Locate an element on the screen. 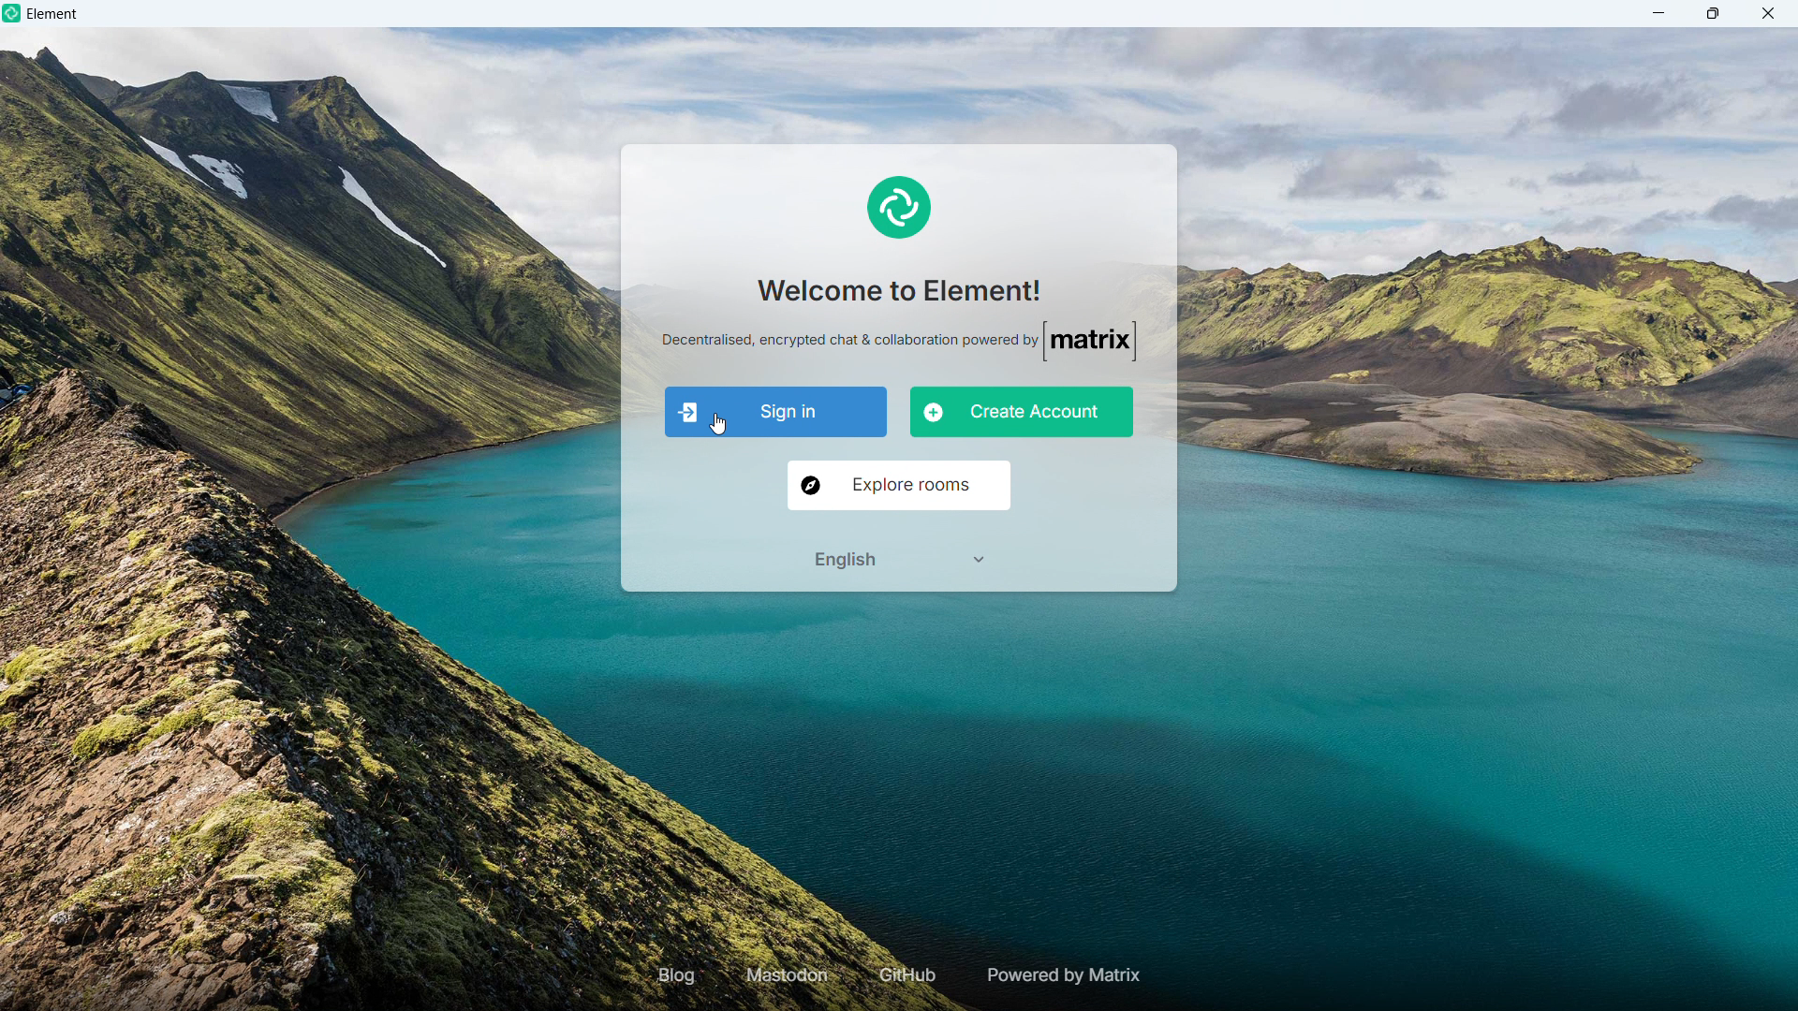 This screenshot has height=1011, width=1798. Mastodon  is located at coordinates (788, 975).